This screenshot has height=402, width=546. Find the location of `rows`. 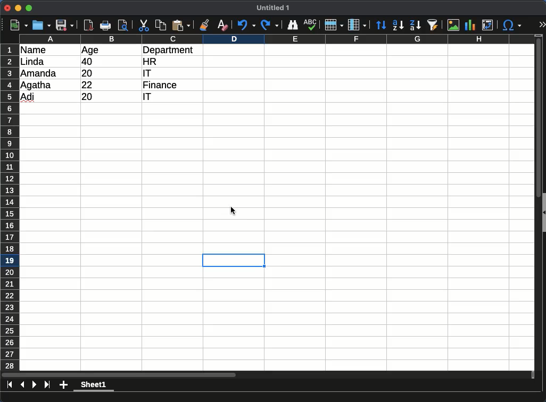

rows is located at coordinates (10, 207).